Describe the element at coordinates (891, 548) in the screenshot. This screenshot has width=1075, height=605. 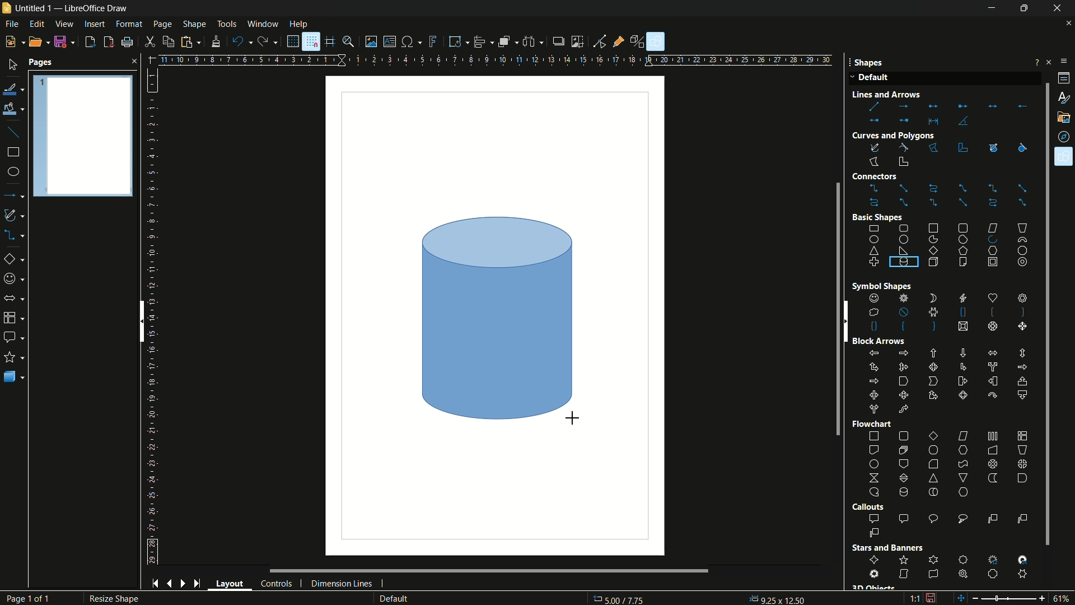
I see `Stars` at that location.